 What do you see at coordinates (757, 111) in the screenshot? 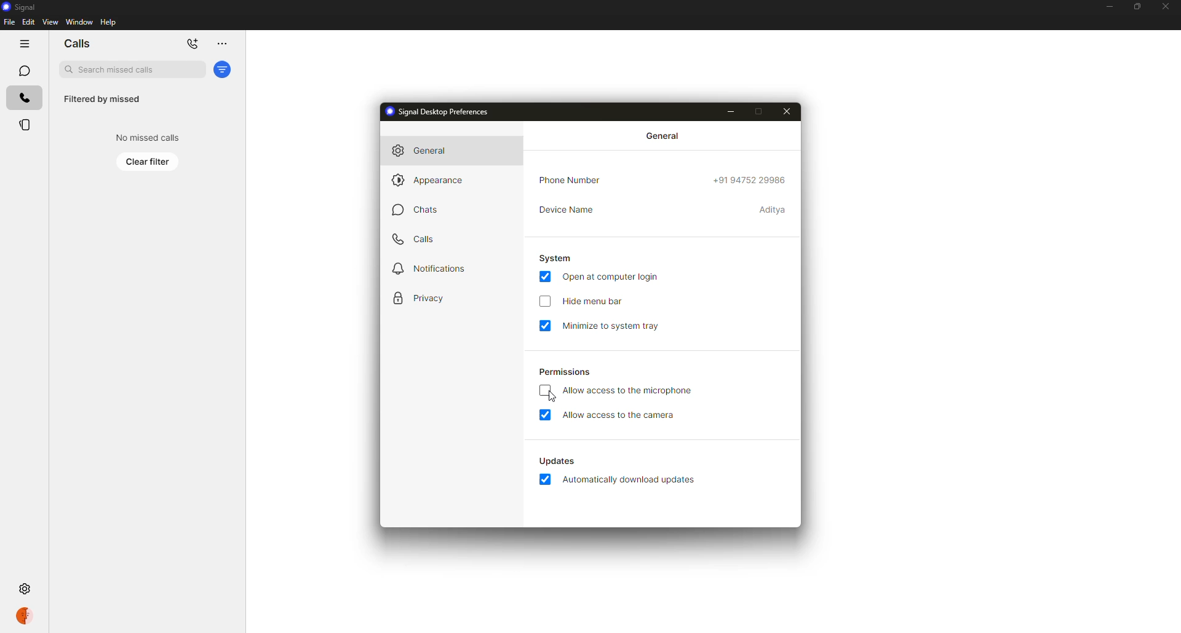
I see `maximize` at bounding box center [757, 111].